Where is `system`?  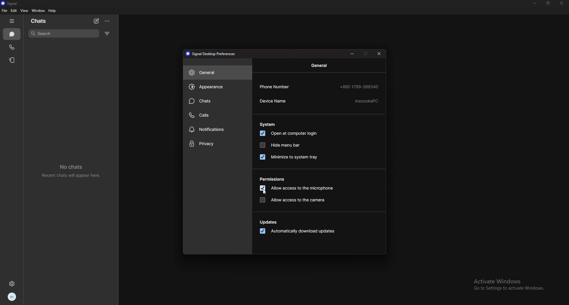 system is located at coordinates (267, 125).